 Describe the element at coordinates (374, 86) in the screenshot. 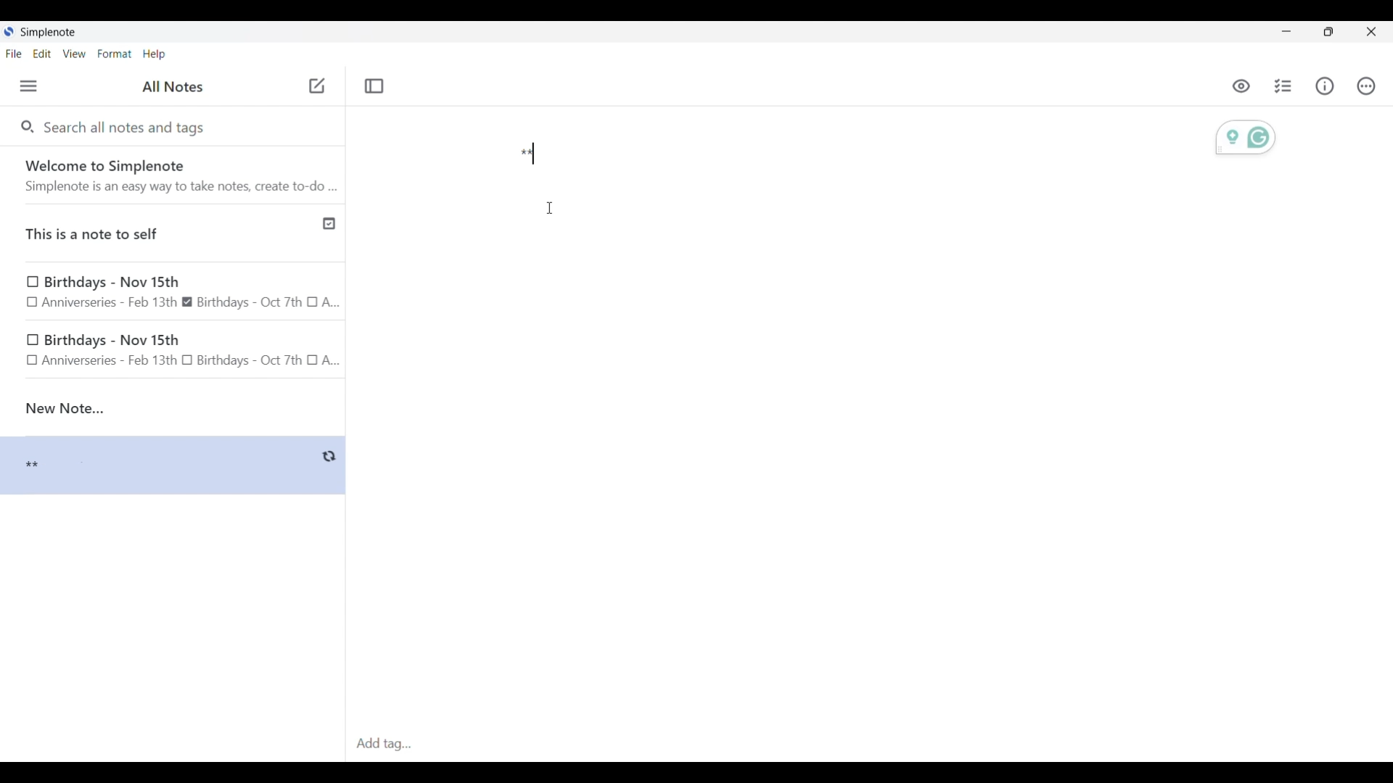

I see `Toggle focus mode` at that location.